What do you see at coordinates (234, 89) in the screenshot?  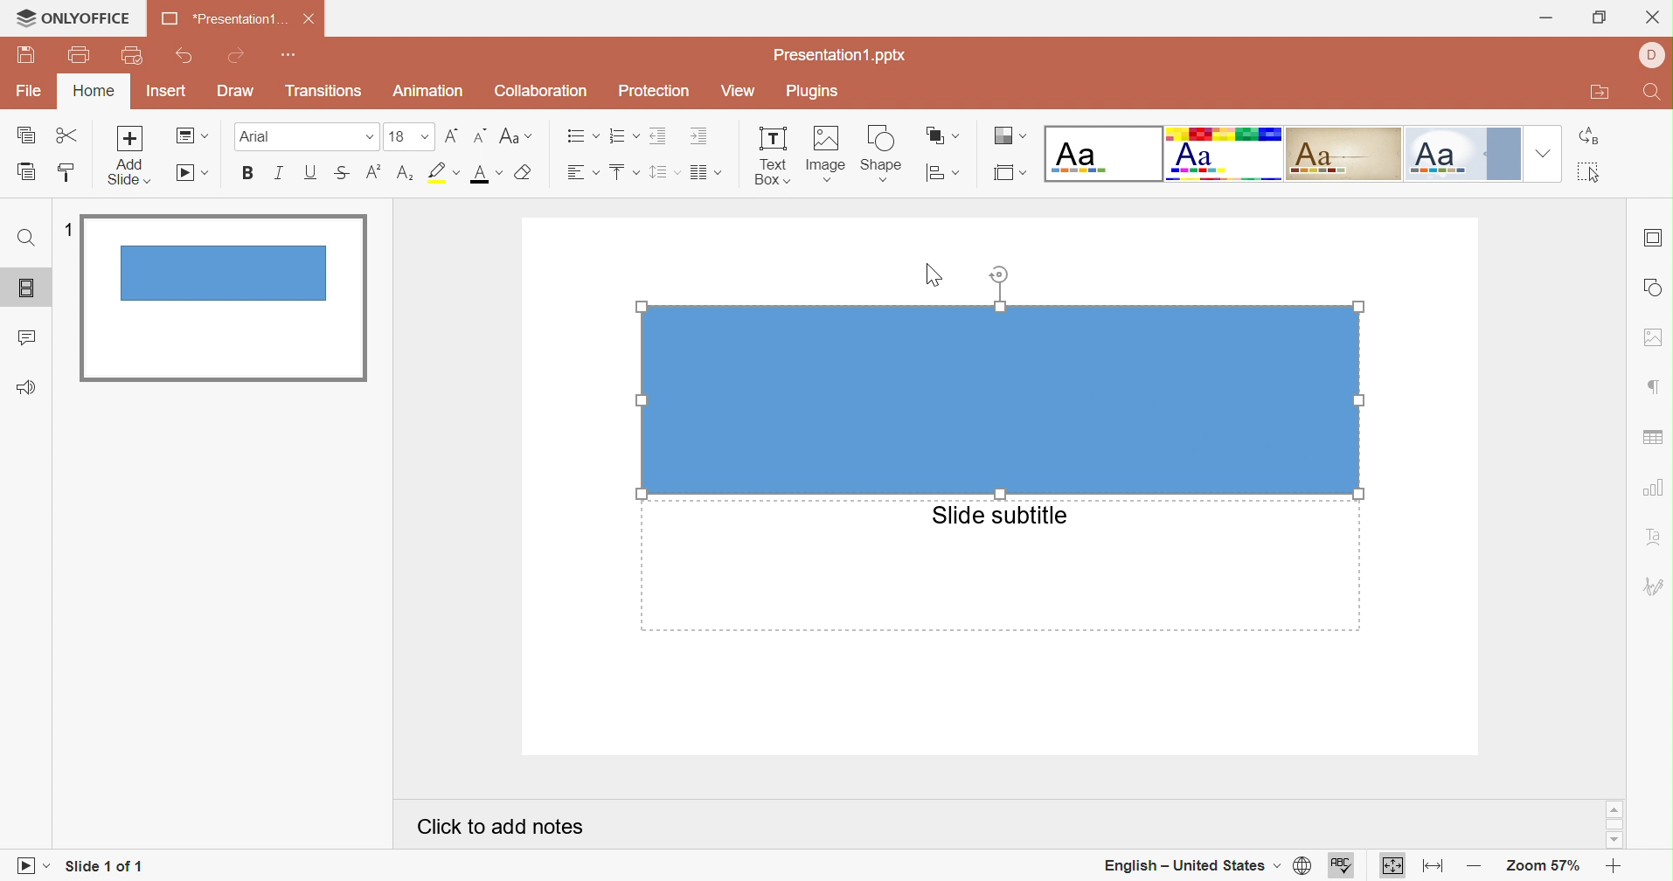 I see `Draw` at bounding box center [234, 89].